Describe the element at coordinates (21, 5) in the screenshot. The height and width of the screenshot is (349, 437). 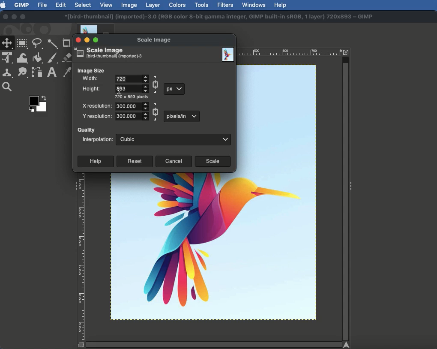
I see `GIMP` at that location.